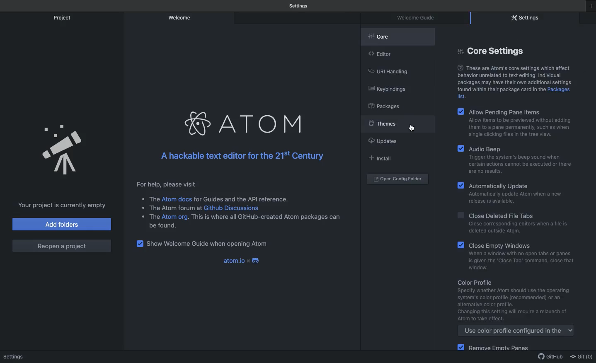  What do you see at coordinates (148, 198) in the screenshot?
I see `© The` at bounding box center [148, 198].